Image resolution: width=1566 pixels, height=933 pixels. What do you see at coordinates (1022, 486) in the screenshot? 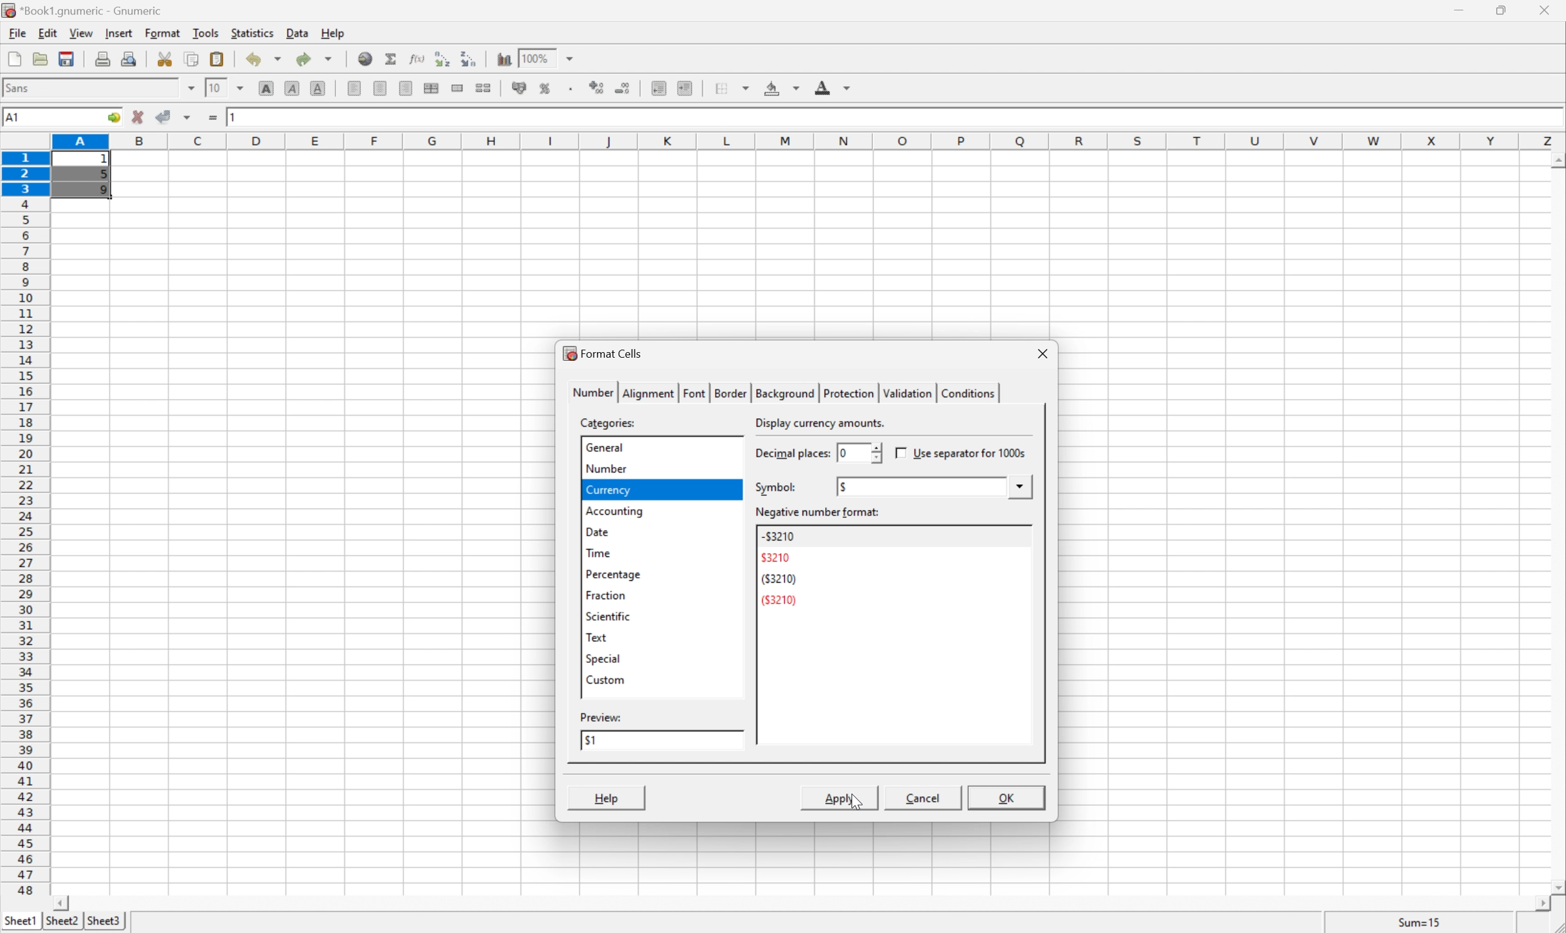
I see `drop down` at bounding box center [1022, 486].